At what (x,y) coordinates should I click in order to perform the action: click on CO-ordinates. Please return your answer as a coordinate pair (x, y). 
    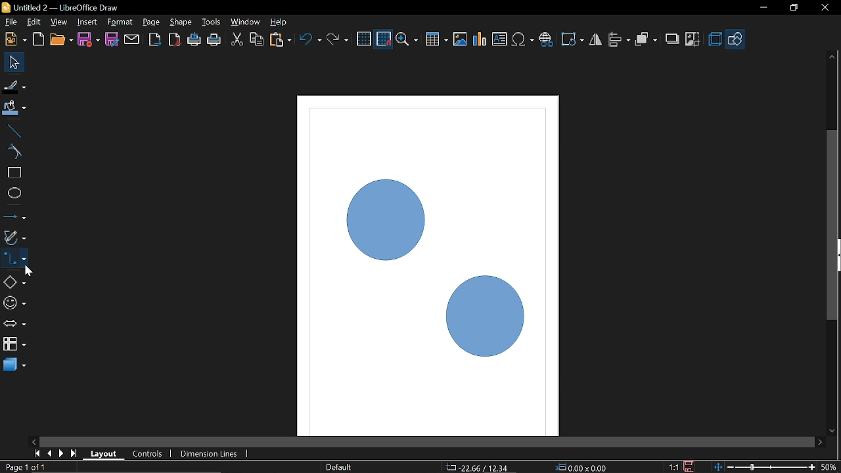
    Looking at the image, I should click on (480, 467).